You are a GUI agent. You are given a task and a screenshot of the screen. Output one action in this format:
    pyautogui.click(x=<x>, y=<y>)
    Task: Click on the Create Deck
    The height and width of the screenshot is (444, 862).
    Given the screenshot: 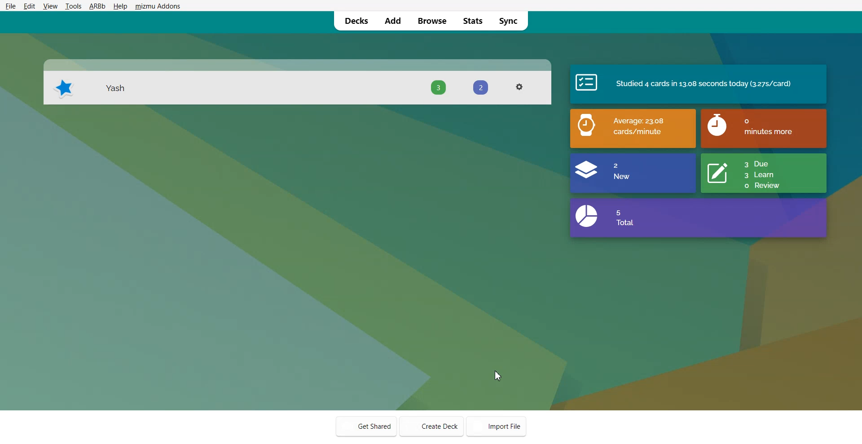 What is the action you would take?
    pyautogui.click(x=432, y=425)
    